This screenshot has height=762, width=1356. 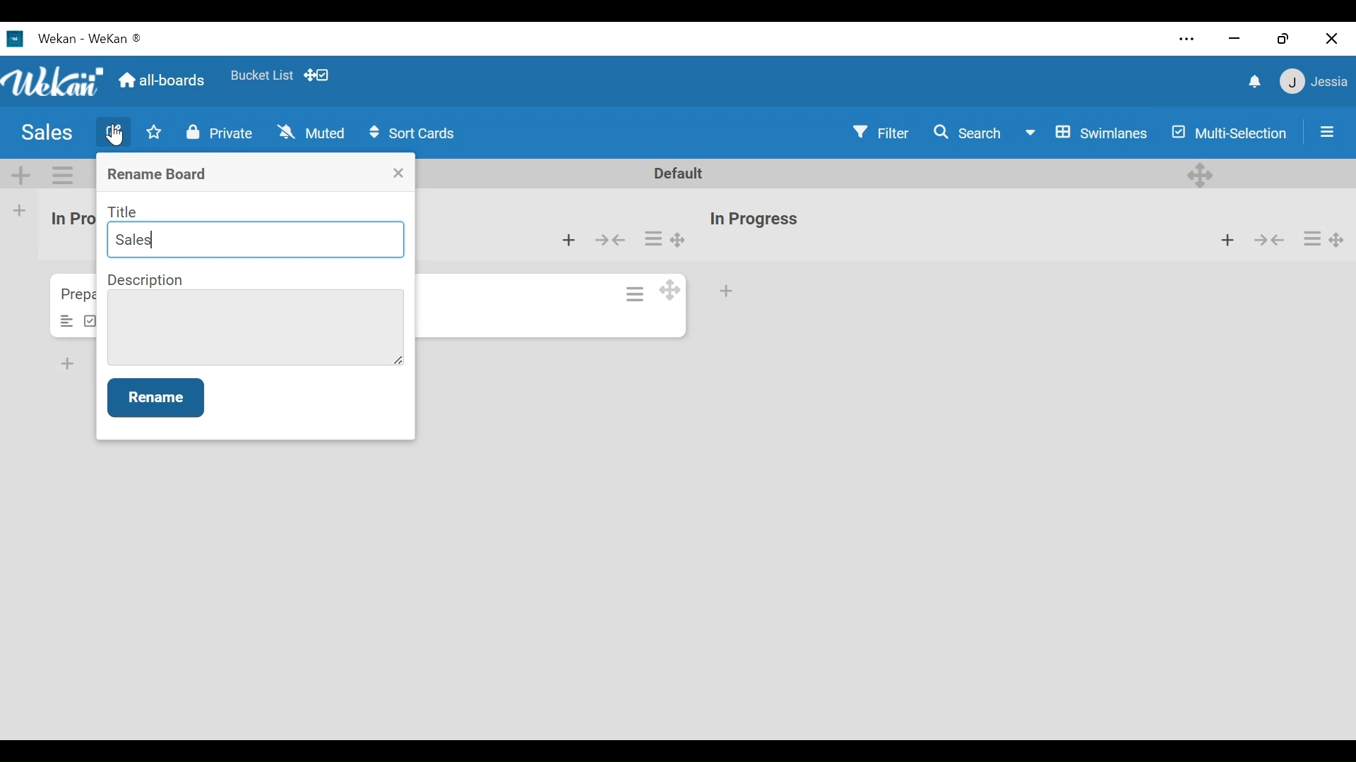 What do you see at coordinates (52, 82) in the screenshot?
I see `Wekan logo` at bounding box center [52, 82].